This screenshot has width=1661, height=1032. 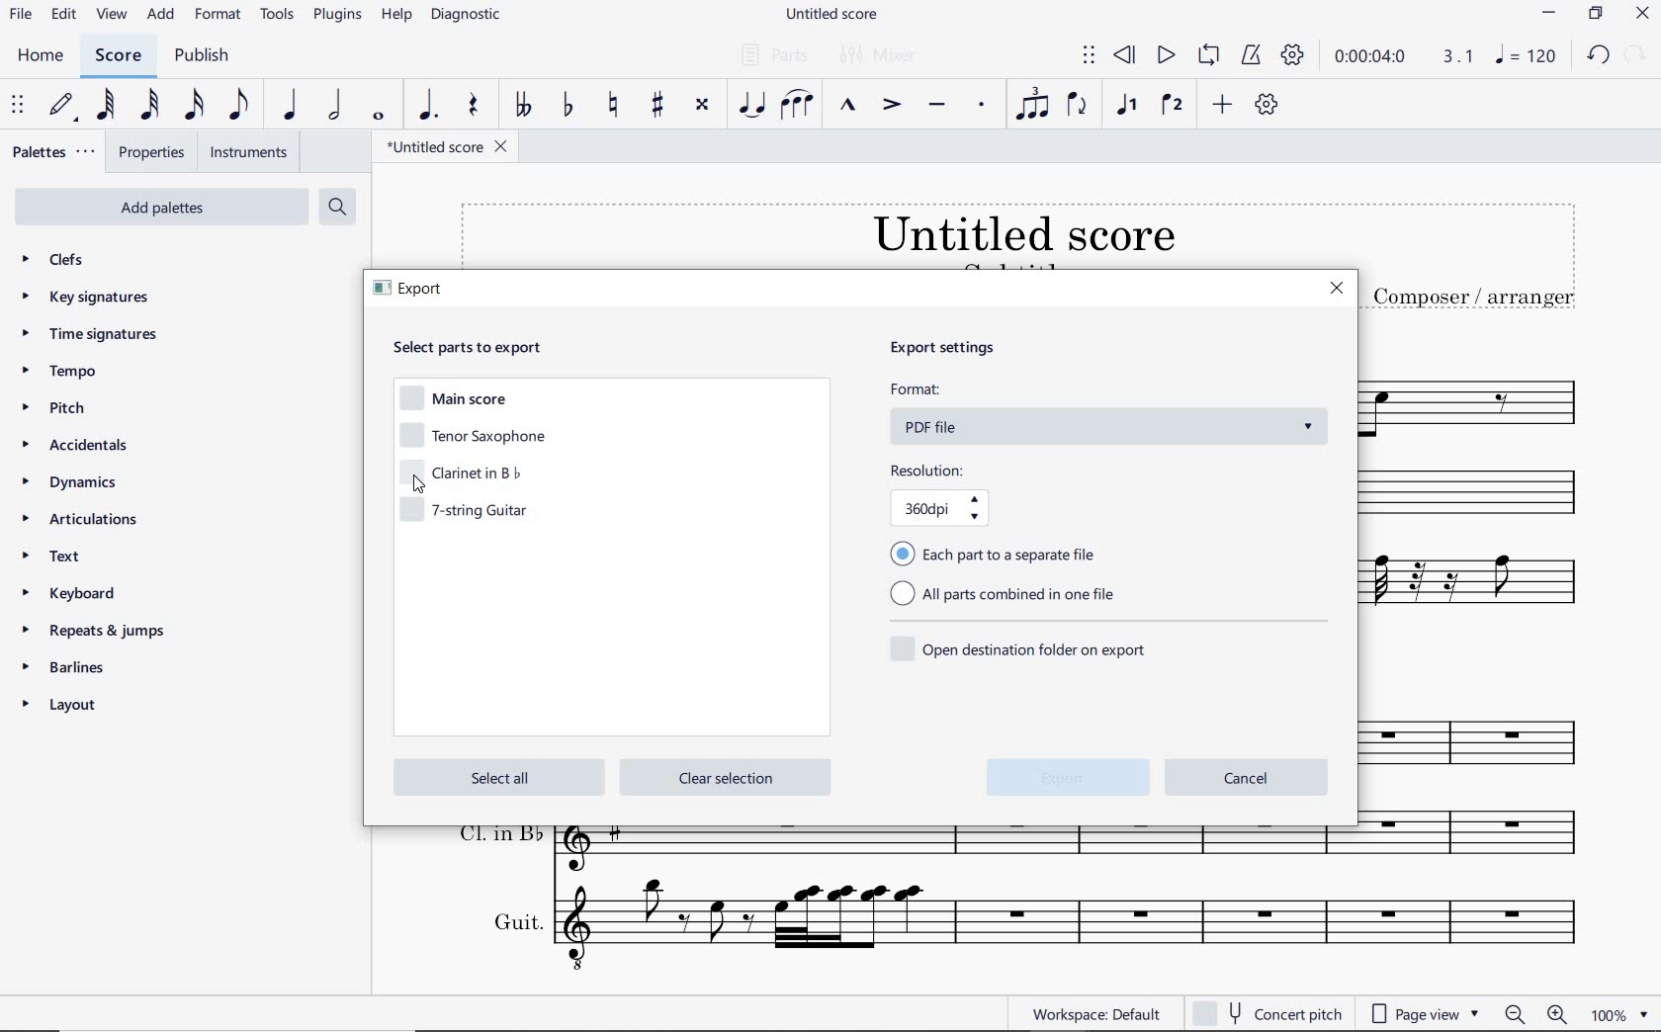 What do you see at coordinates (1636, 53) in the screenshot?
I see `REDO` at bounding box center [1636, 53].